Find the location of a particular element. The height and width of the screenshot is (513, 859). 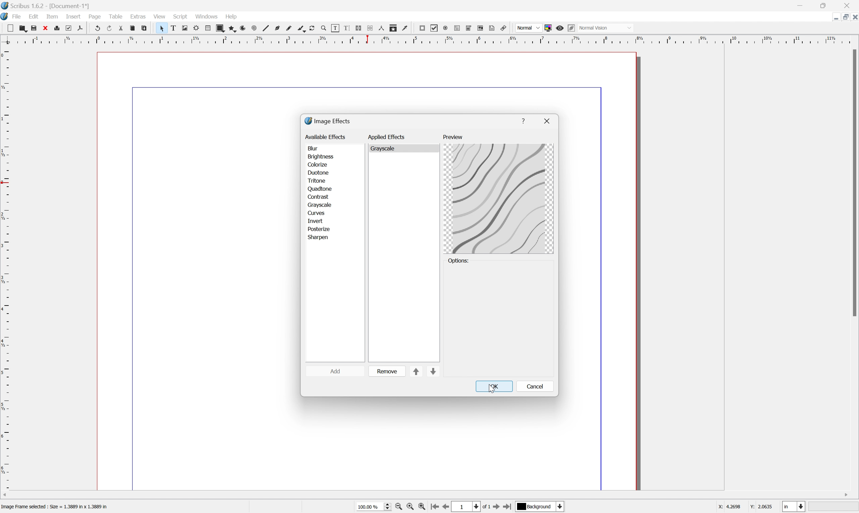

Y: 2.0635 is located at coordinates (762, 507).